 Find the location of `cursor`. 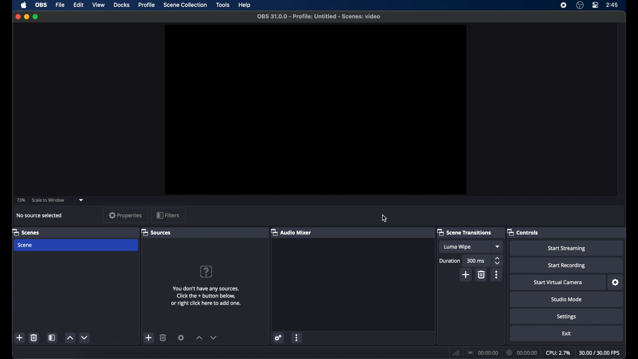

cursor is located at coordinates (385, 218).